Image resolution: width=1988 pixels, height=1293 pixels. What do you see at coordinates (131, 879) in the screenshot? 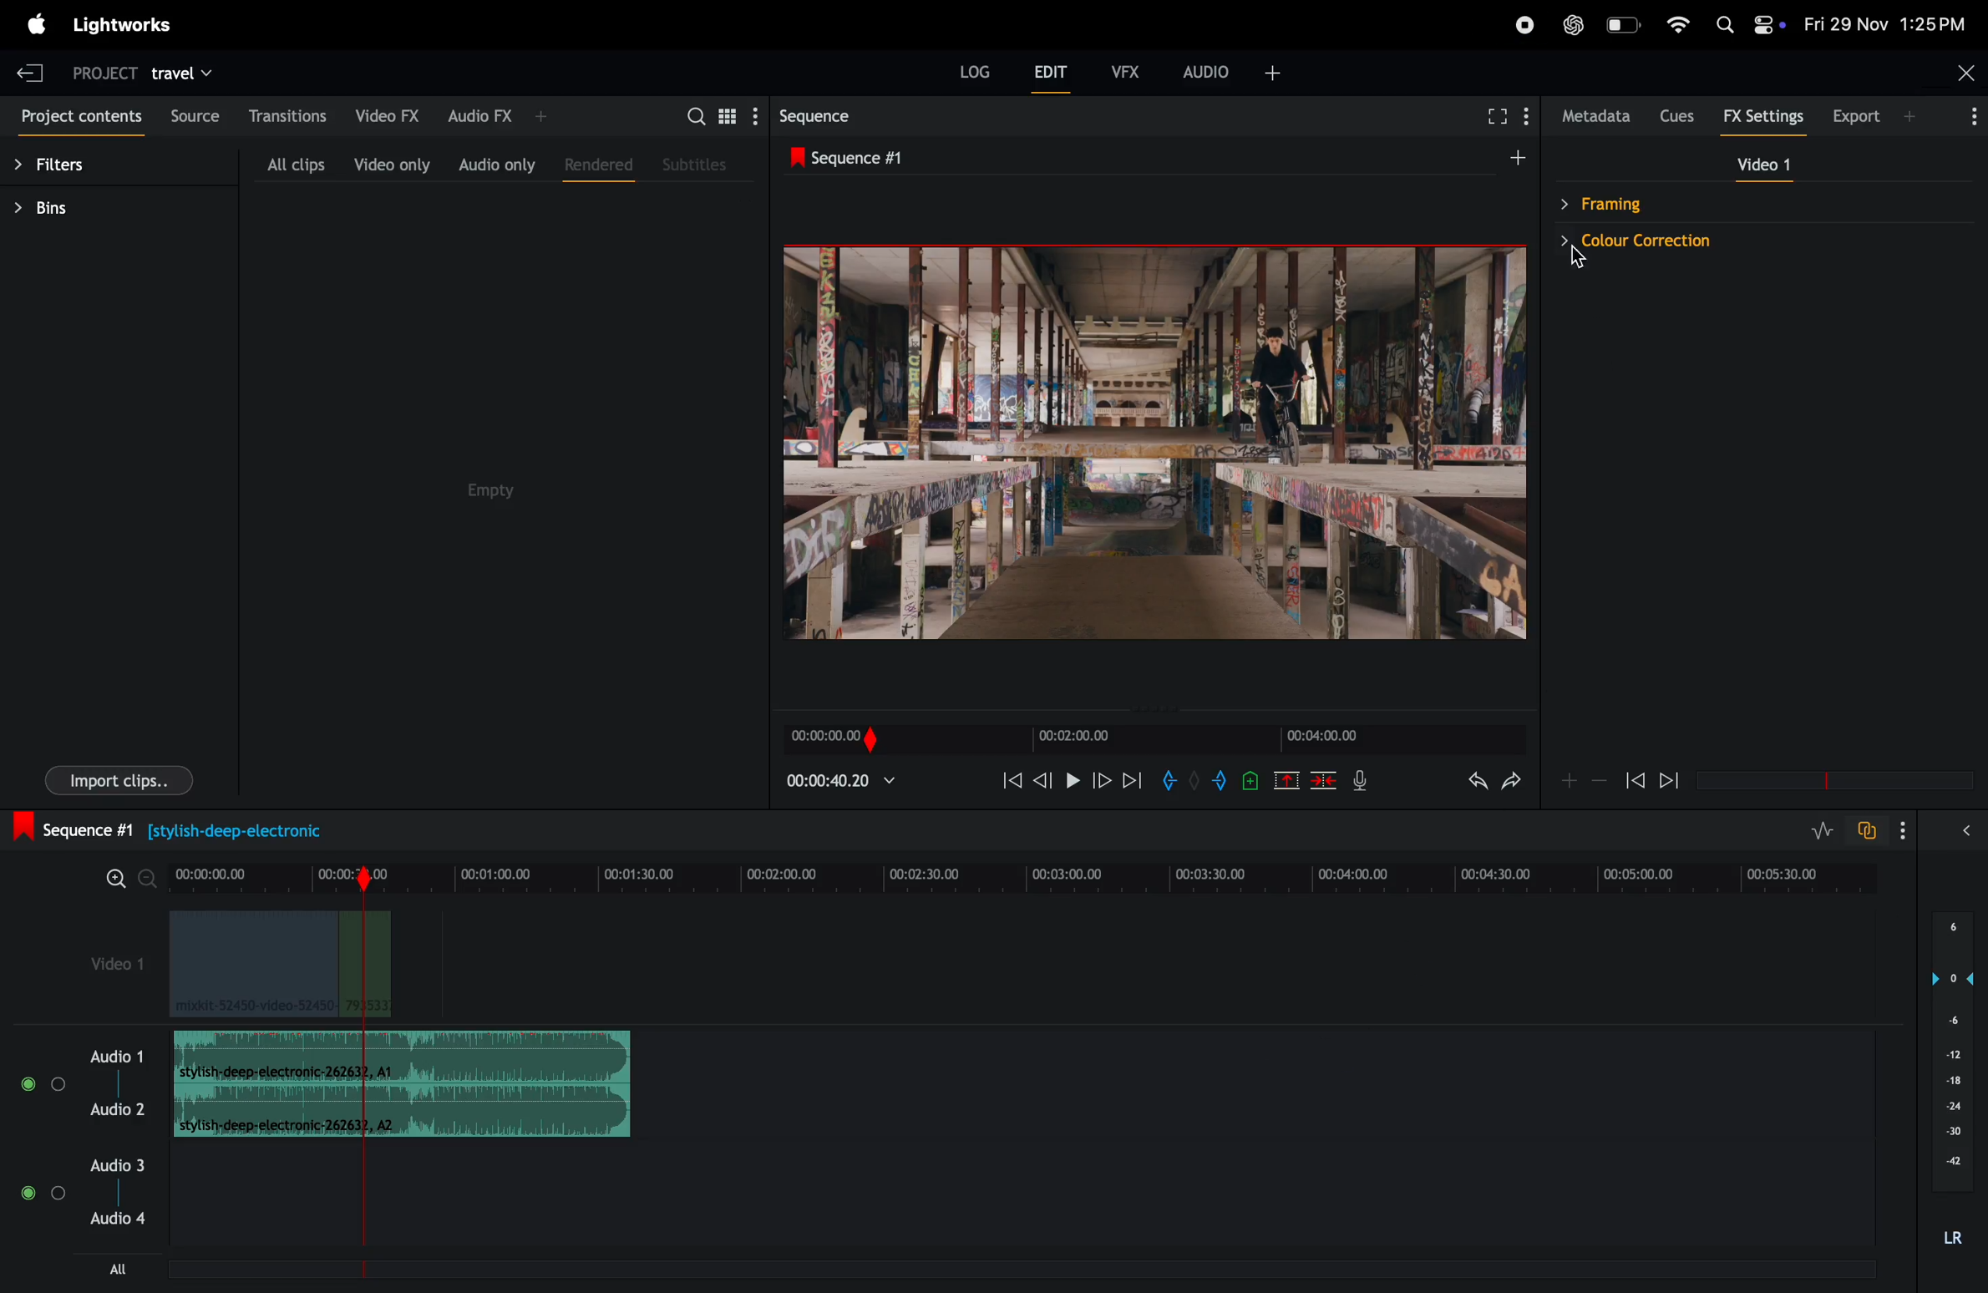
I see `zoom in zoom out` at bounding box center [131, 879].